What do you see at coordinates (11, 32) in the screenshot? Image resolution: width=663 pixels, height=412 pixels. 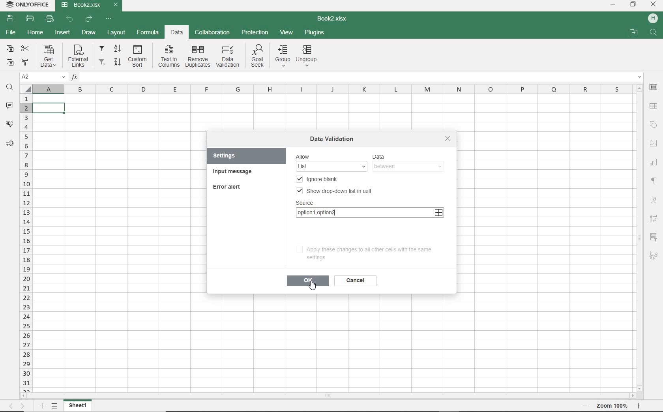 I see `FILE` at bounding box center [11, 32].